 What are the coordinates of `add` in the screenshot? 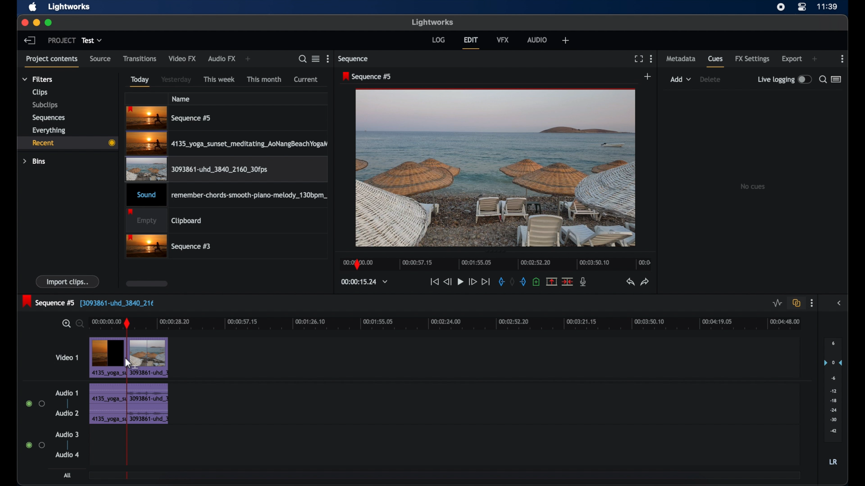 It's located at (565, 40).